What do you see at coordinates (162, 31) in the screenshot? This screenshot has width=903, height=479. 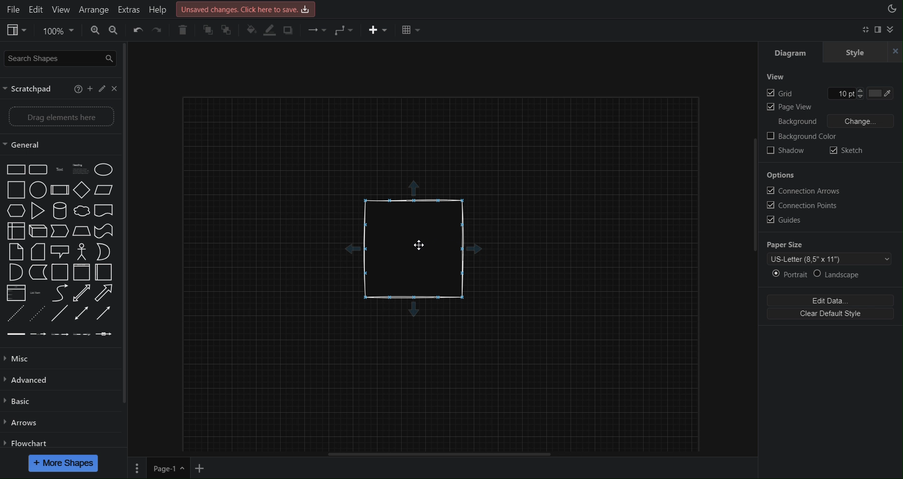 I see `Redo` at bounding box center [162, 31].